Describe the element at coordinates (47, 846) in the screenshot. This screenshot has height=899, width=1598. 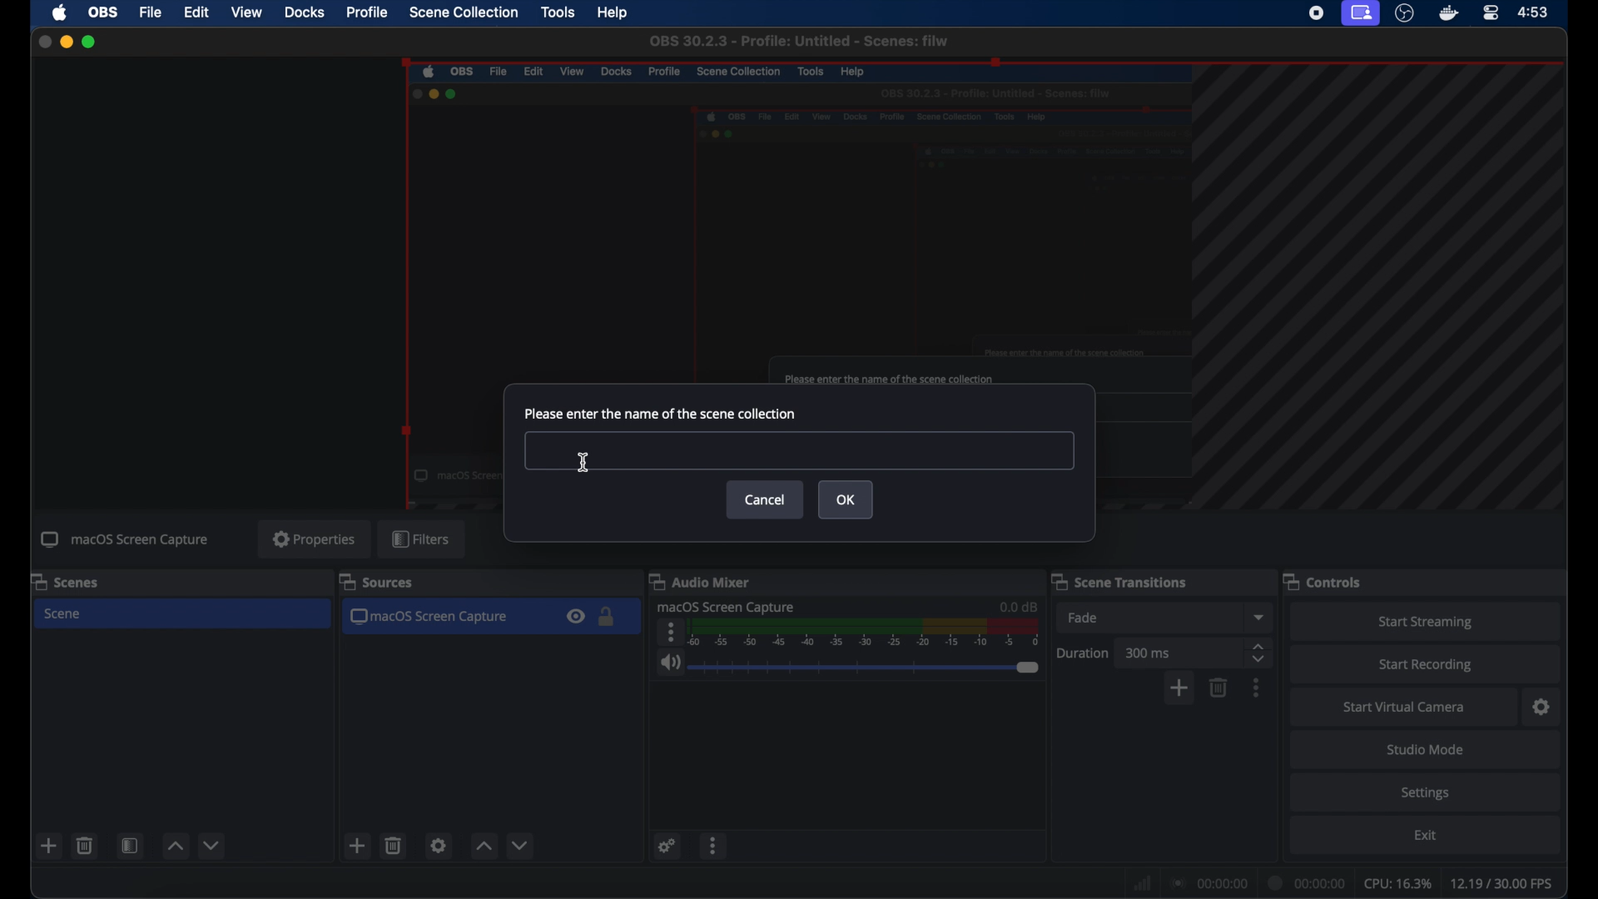
I see `new ` at that location.